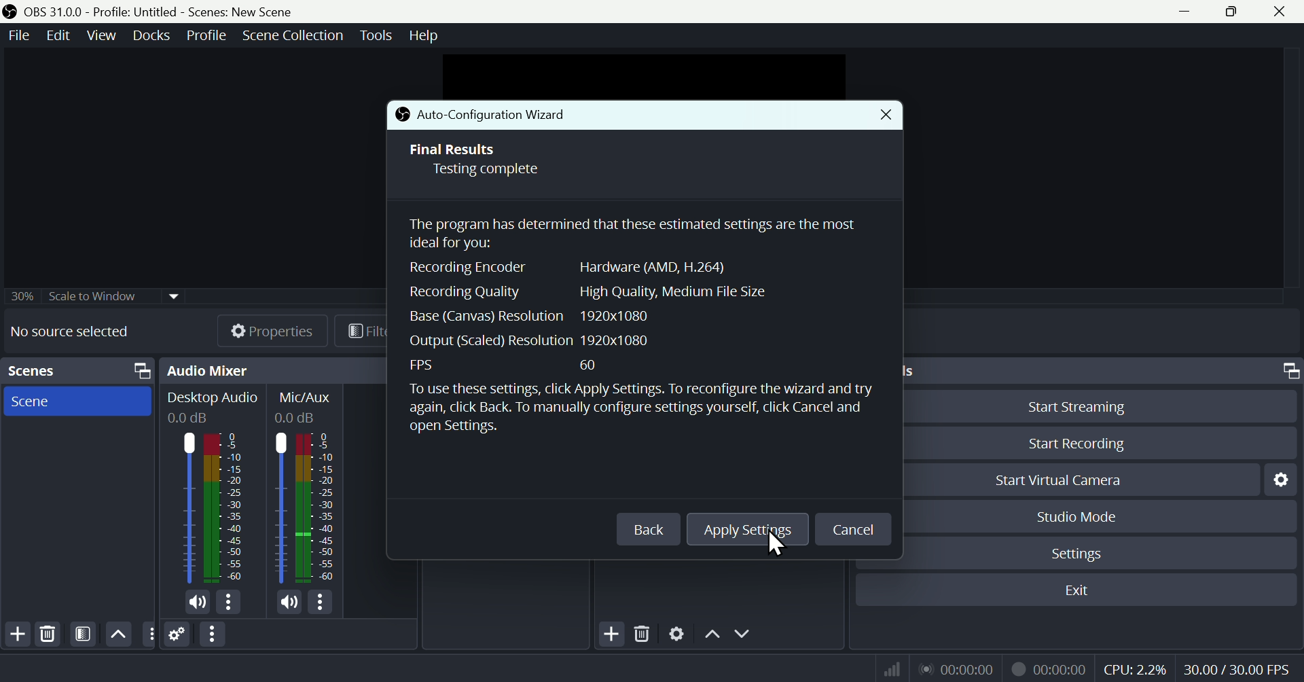 This screenshot has width=1304, height=682. What do you see at coordinates (1102, 516) in the screenshot?
I see `Studio Mode` at bounding box center [1102, 516].